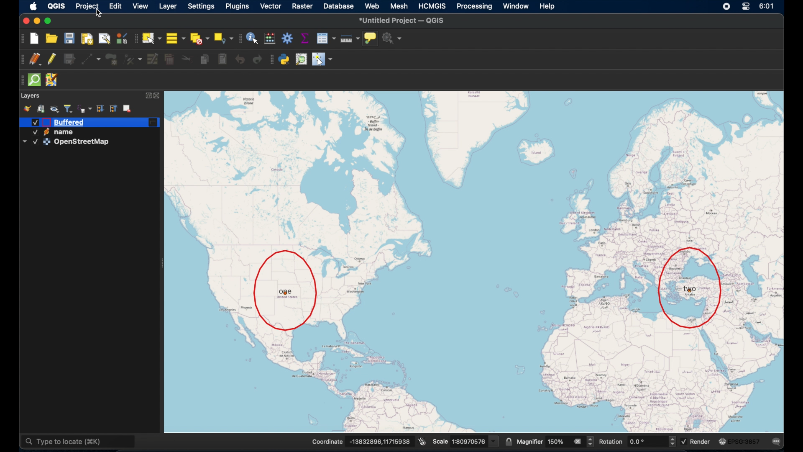  What do you see at coordinates (152, 59) in the screenshot?
I see `modify attributes` at bounding box center [152, 59].